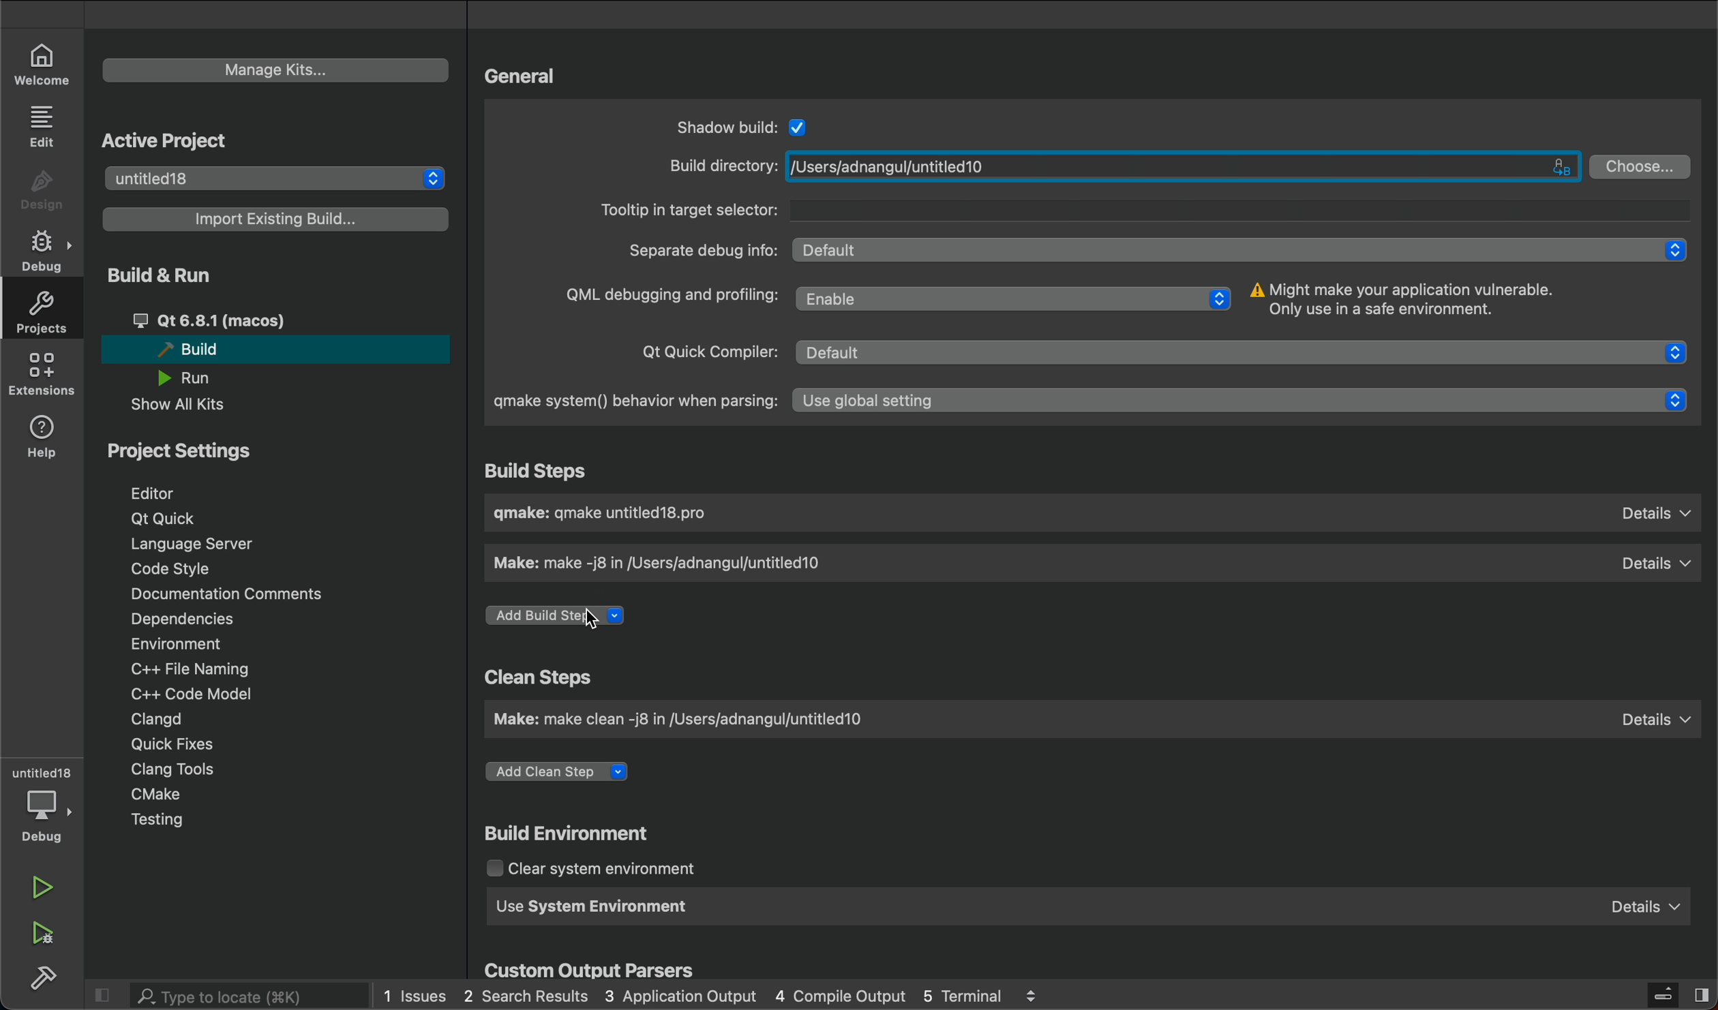 Image resolution: width=1718 pixels, height=1010 pixels. I want to click on Shadow build:, so click(726, 126).